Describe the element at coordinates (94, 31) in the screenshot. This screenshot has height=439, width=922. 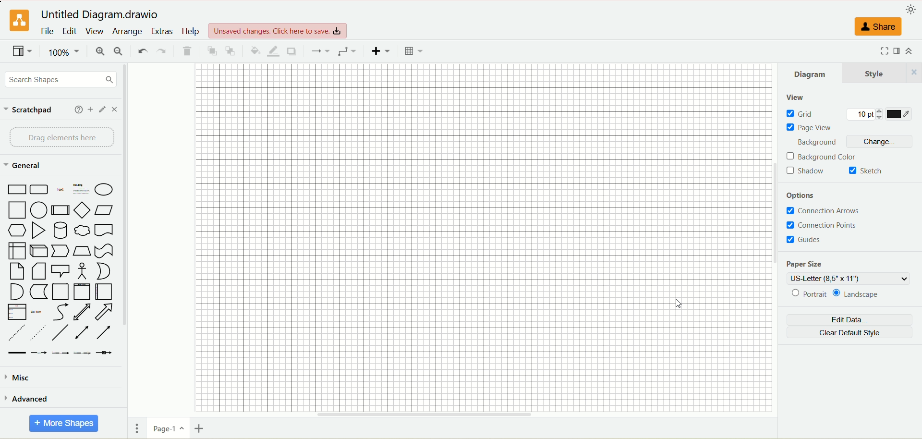
I see `view` at that location.